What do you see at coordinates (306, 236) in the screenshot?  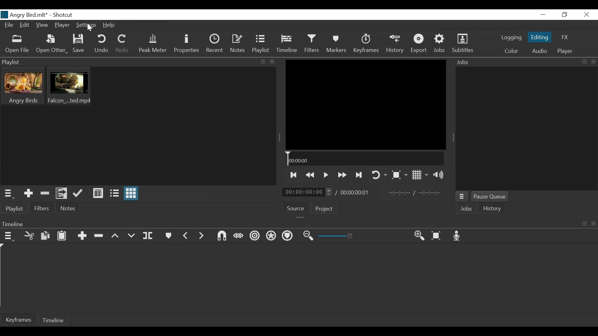 I see `Zoom timeline out` at bounding box center [306, 236].